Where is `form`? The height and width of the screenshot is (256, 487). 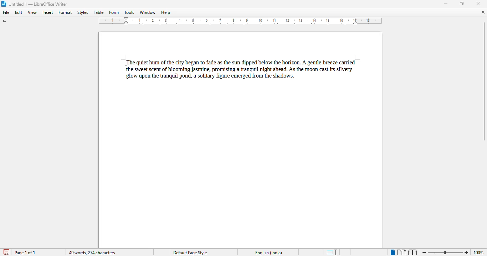
form is located at coordinates (113, 11).